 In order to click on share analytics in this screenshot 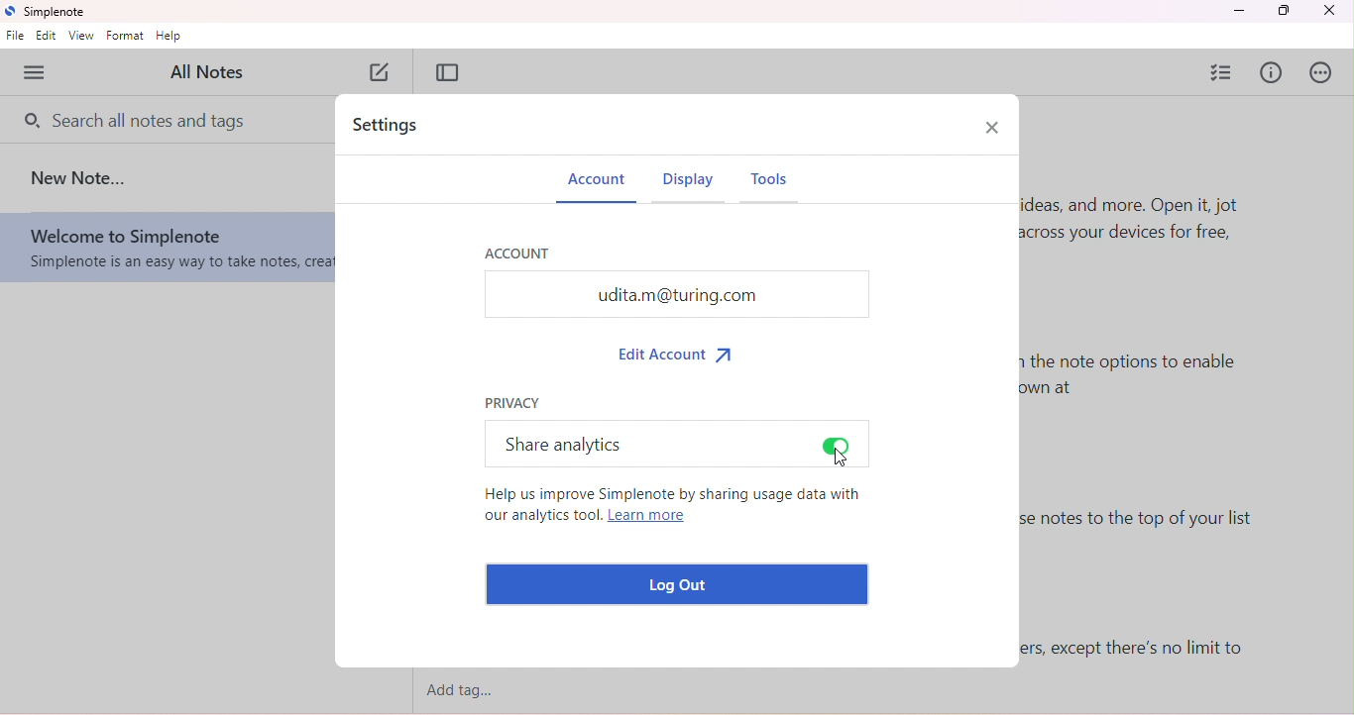, I will do `click(560, 443)`.